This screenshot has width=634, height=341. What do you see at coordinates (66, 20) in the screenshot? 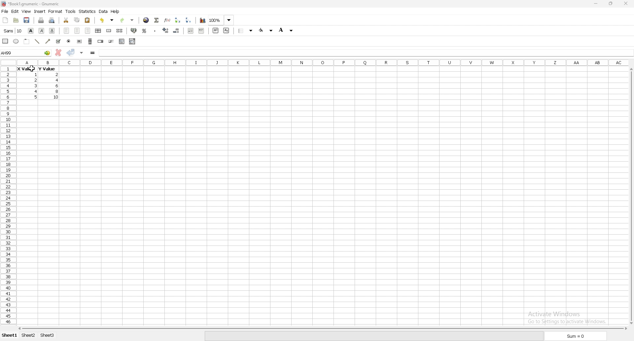
I see `cut` at bounding box center [66, 20].